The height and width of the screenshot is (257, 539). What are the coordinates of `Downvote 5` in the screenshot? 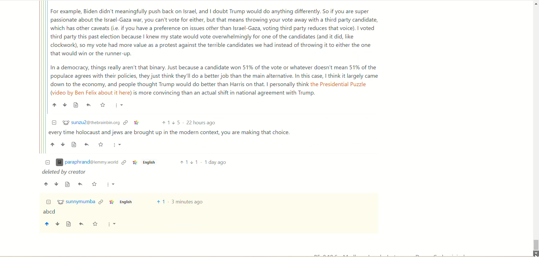 It's located at (177, 123).